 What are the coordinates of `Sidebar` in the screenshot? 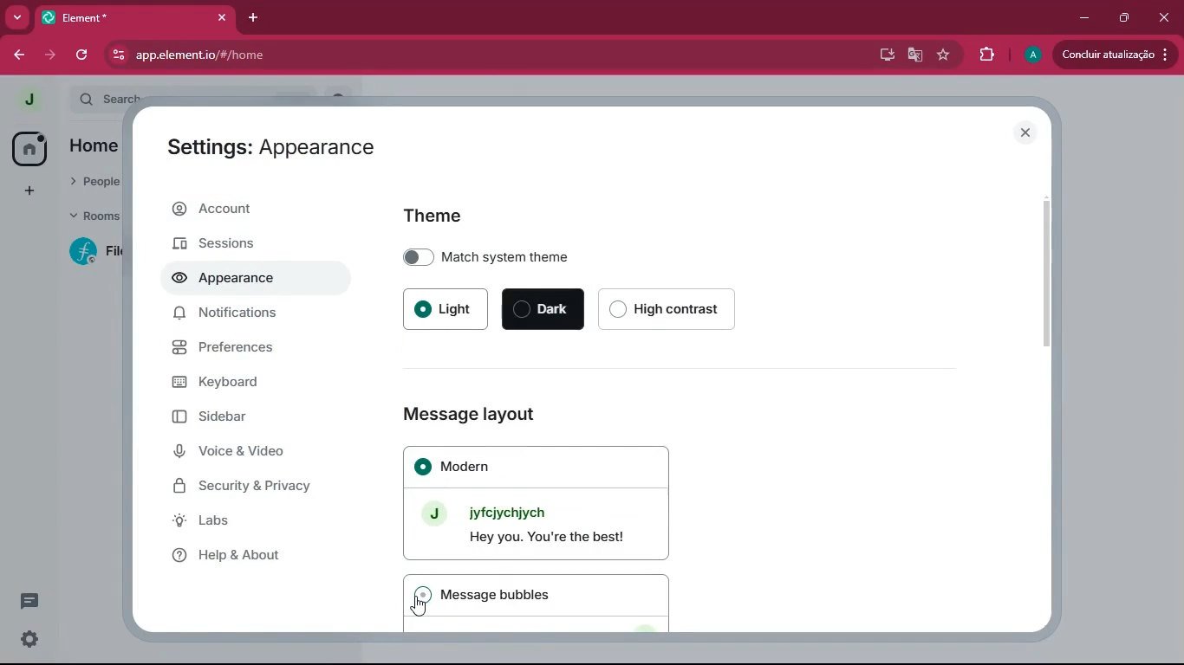 It's located at (224, 414).